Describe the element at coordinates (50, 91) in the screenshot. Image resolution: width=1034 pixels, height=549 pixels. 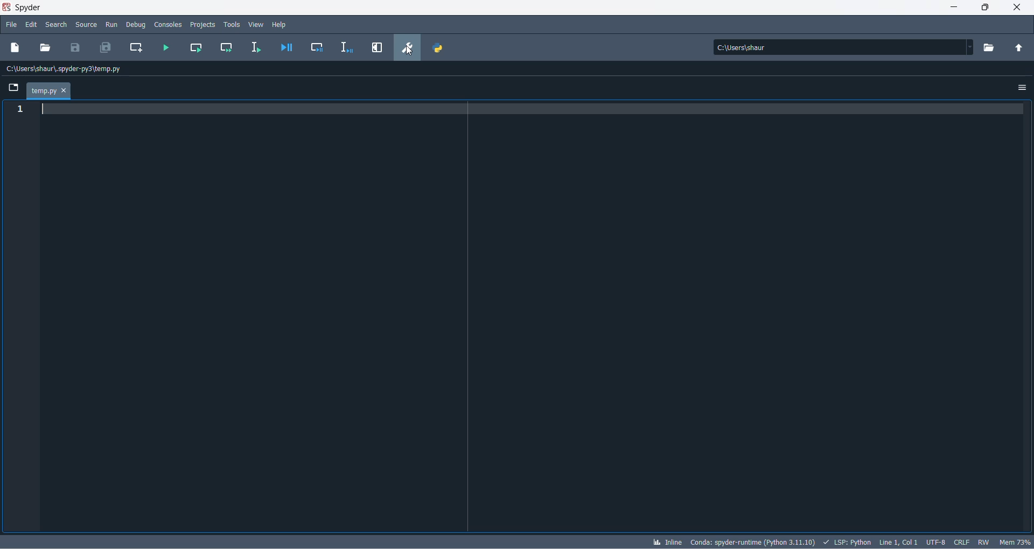
I see `tab` at that location.